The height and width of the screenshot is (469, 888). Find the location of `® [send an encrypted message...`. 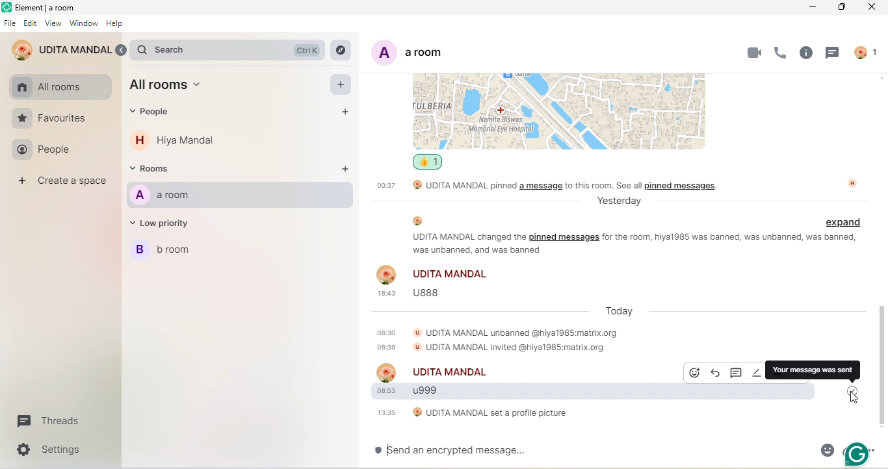

® [send an encrypted message... is located at coordinates (462, 451).